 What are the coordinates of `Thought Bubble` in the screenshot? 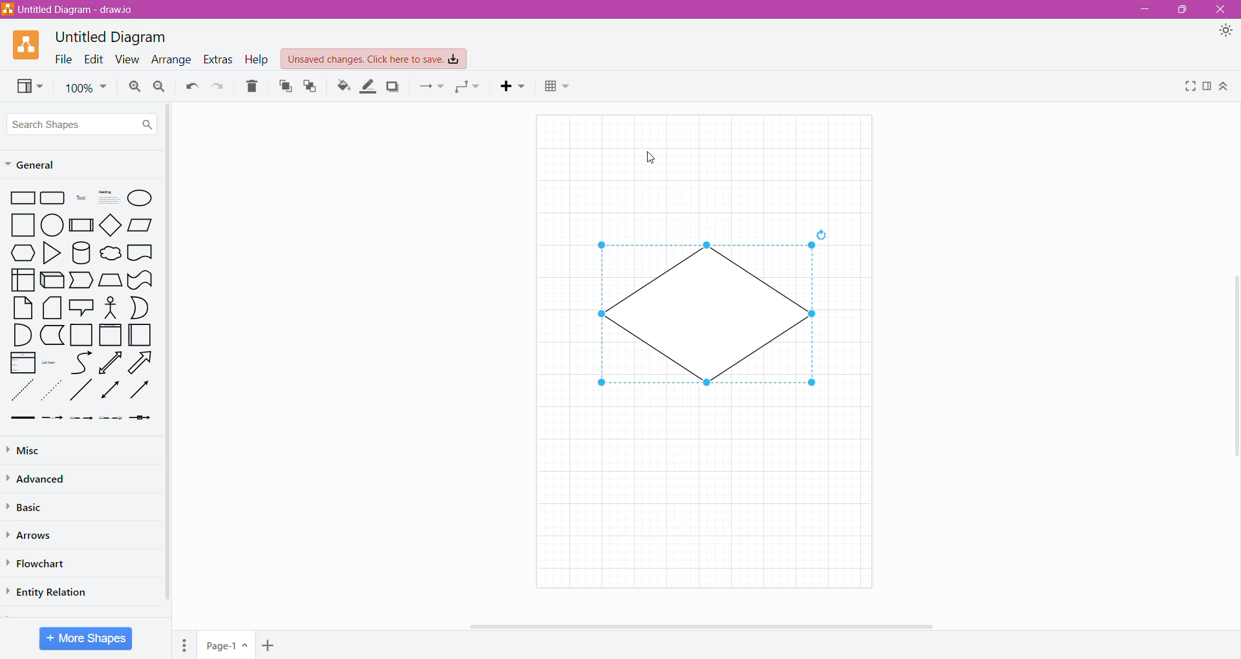 It's located at (110, 255).